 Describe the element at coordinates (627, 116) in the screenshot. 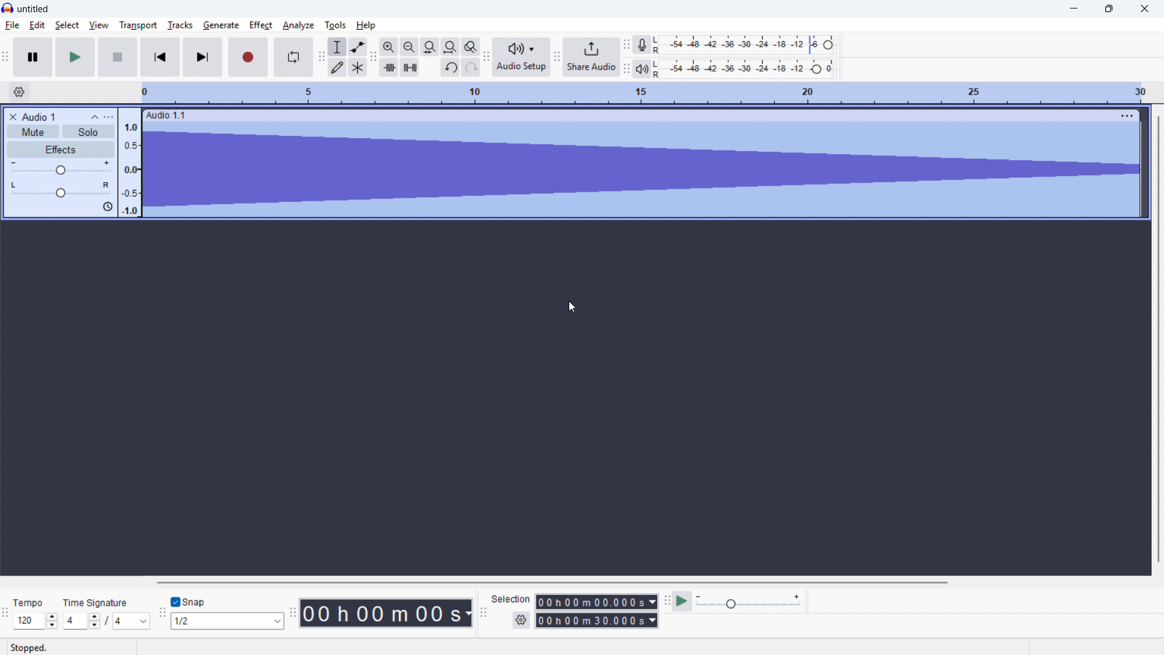

I see `Click to drag` at that location.